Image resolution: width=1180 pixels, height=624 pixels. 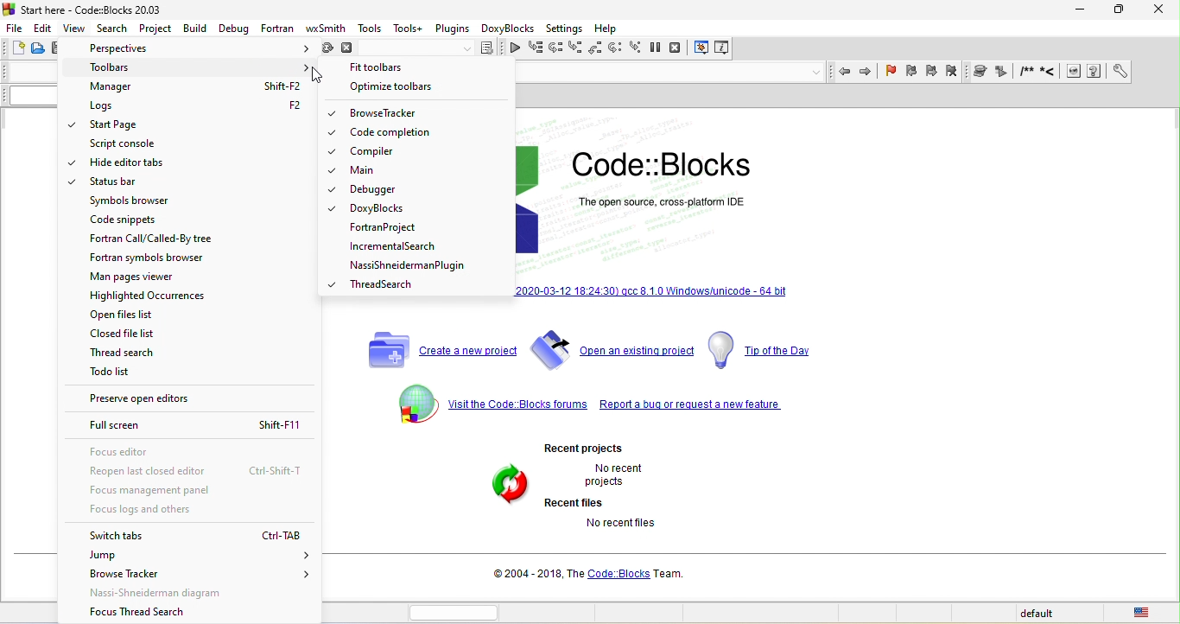 What do you see at coordinates (198, 65) in the screenshot?
I see `toolbars` at bounding box center [198, 65].